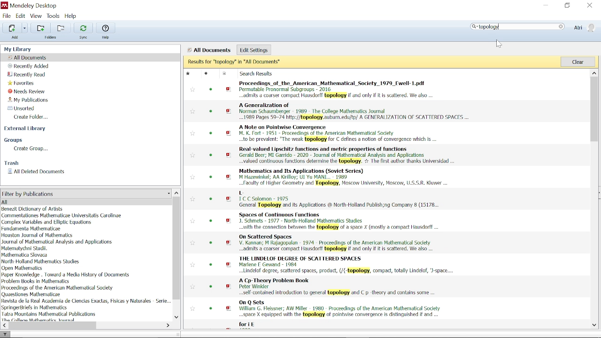 This screenshot has height=338, width=601. I want to click on author, so click(37, 281).